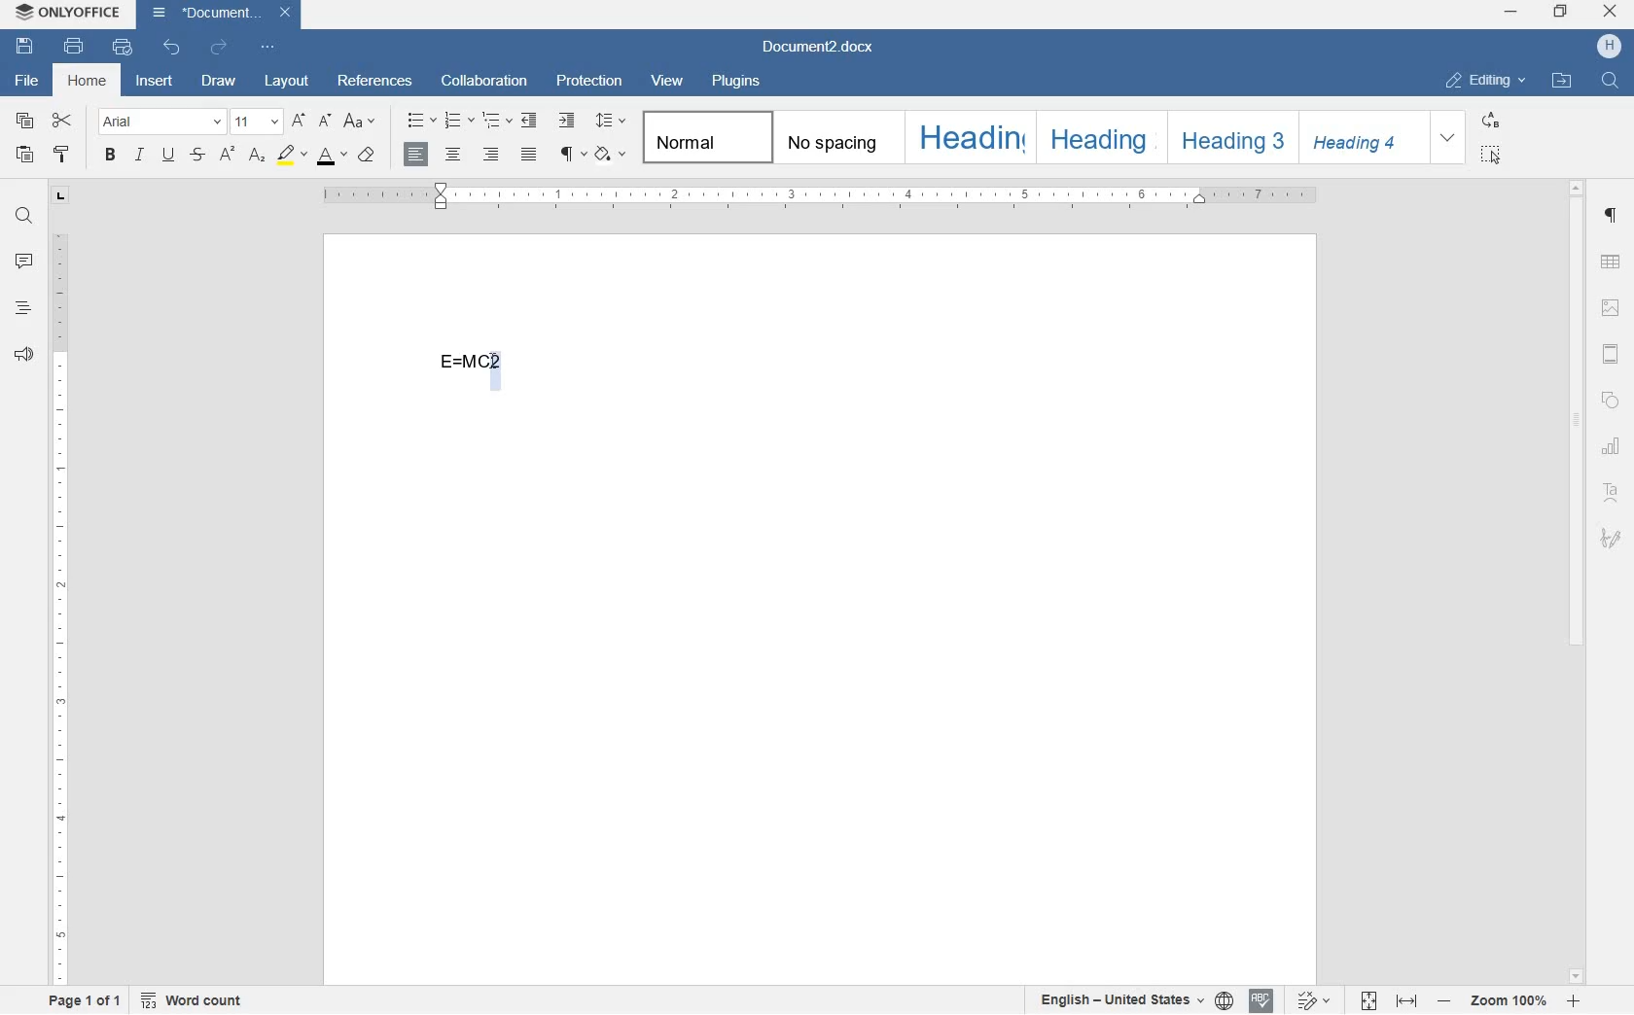 The width and height of the screenshot is (1634, 1015). What do you see at coordinates (109, 154) in the screenshot?
I see `bold` at bounding box center [109, 154].